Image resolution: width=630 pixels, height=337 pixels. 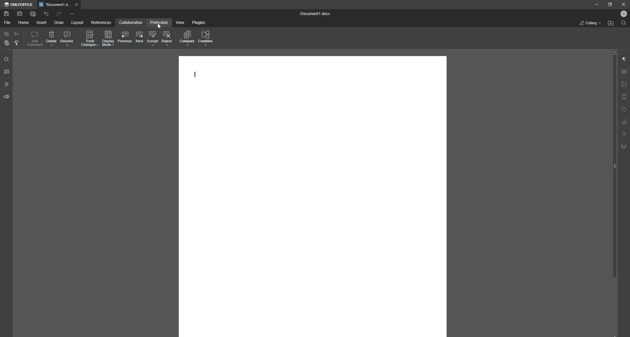 I want to click on scroll up, so click(x=615, y=52).